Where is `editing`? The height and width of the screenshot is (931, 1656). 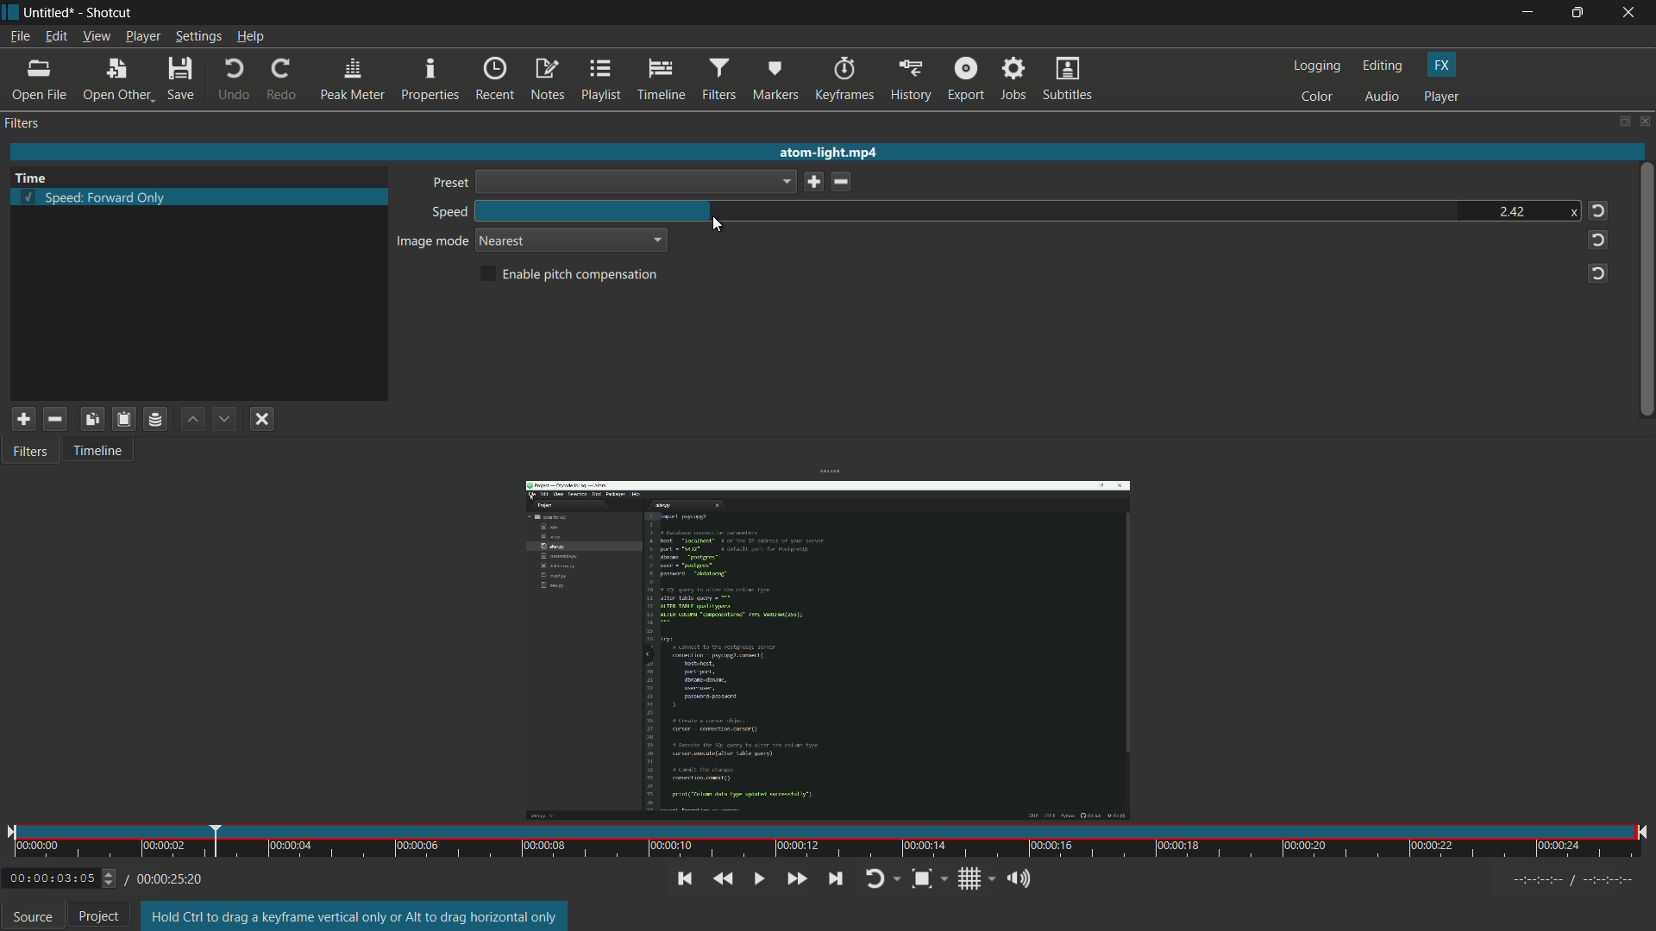
editing is located at coordinates (1383, 66).